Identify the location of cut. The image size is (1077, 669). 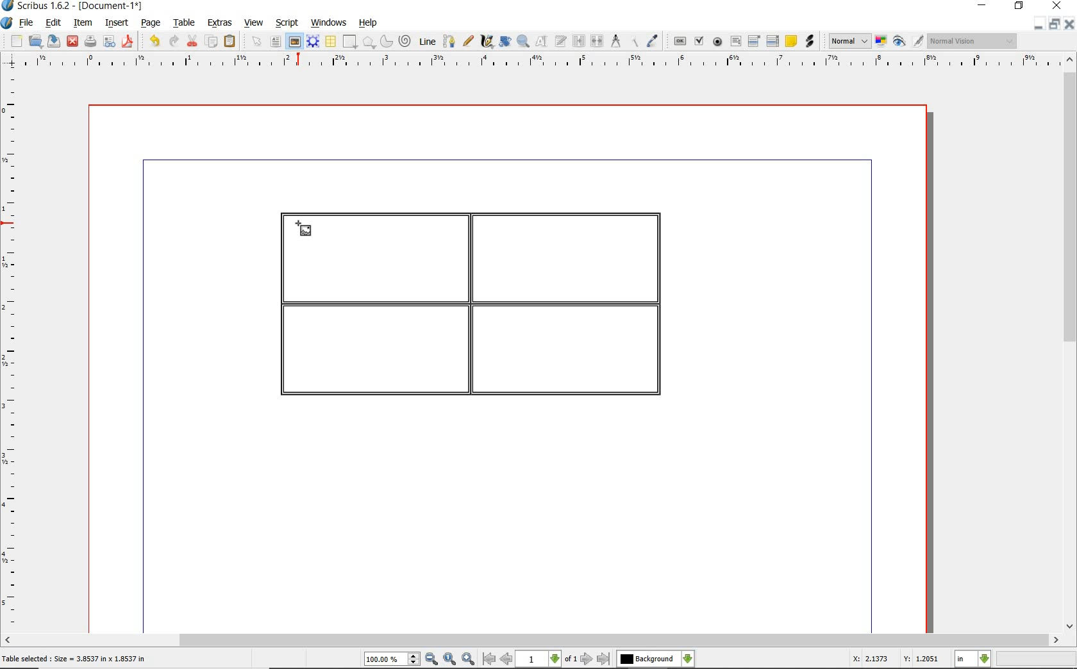
(194, 40).